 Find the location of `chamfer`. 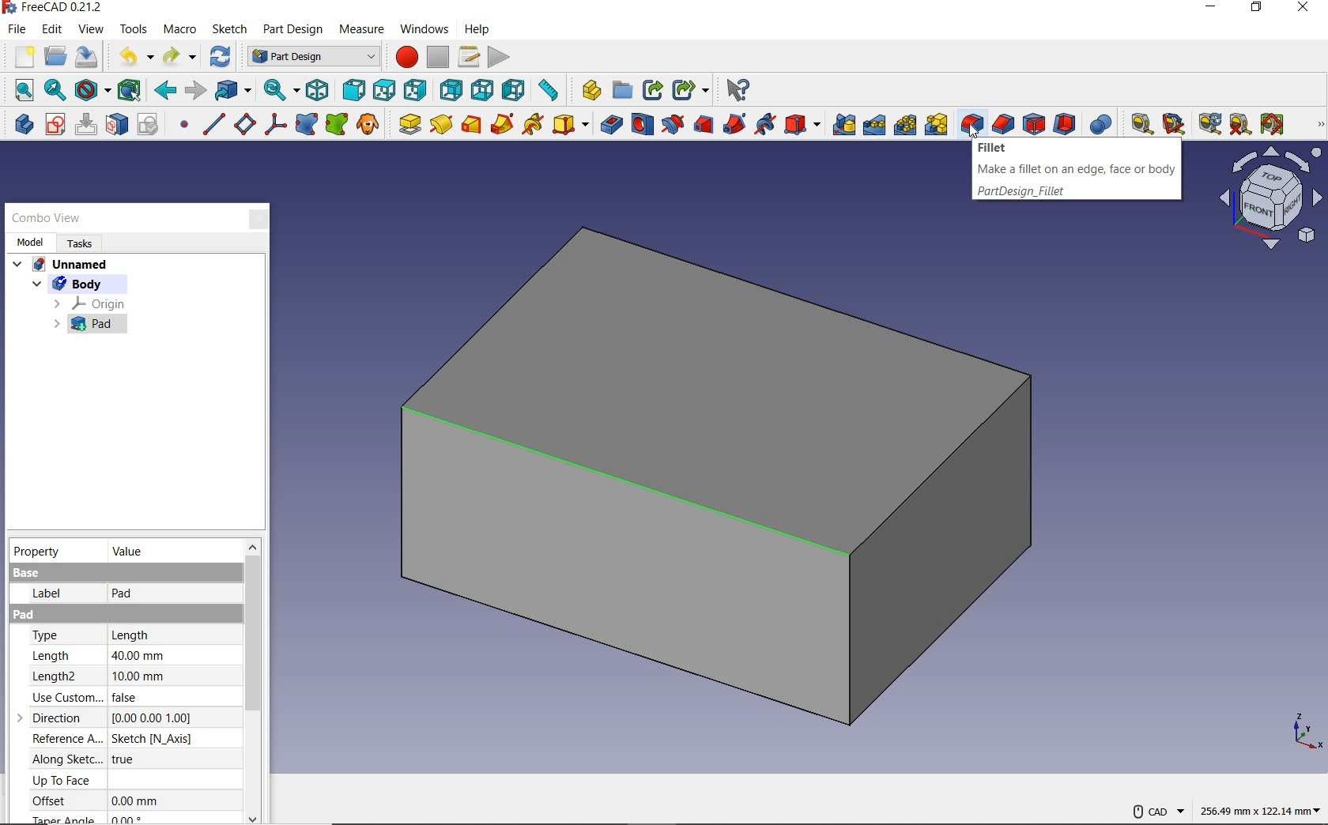

chamfer is located at coordinates (1002, 125).